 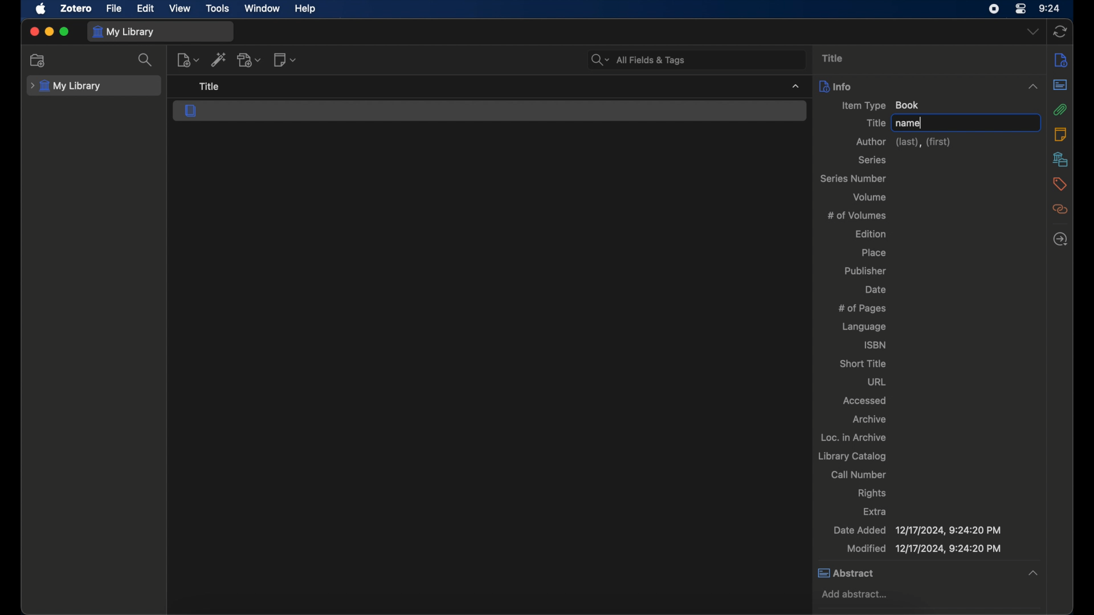 I want to click on title, so click(x=876, y=122).